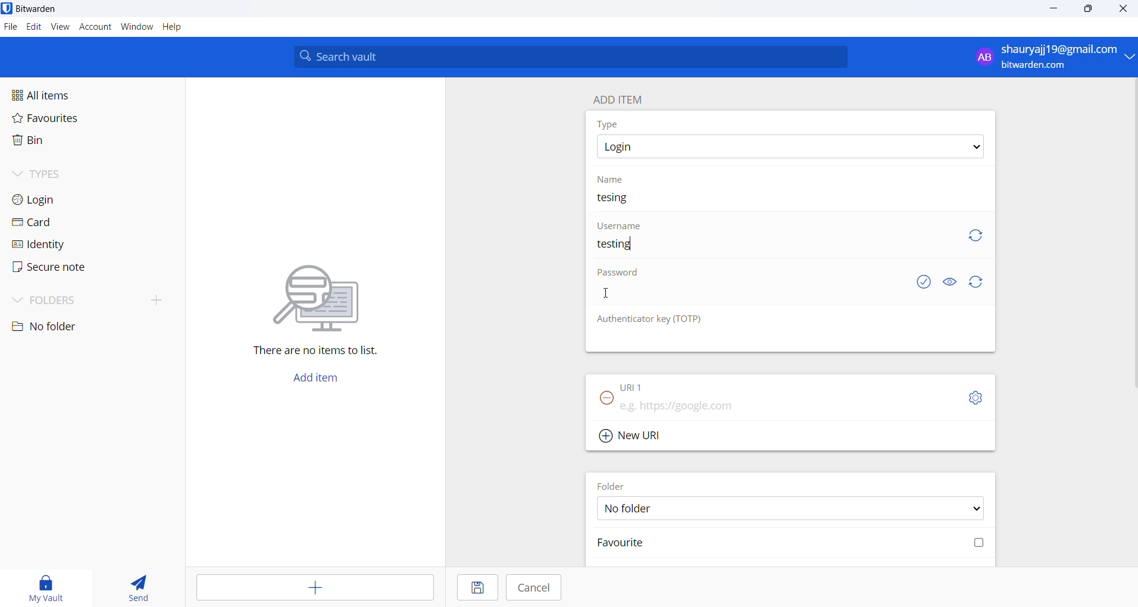 This screenshot has height=607, width=1138. I want to click on help, so click(180, 27).